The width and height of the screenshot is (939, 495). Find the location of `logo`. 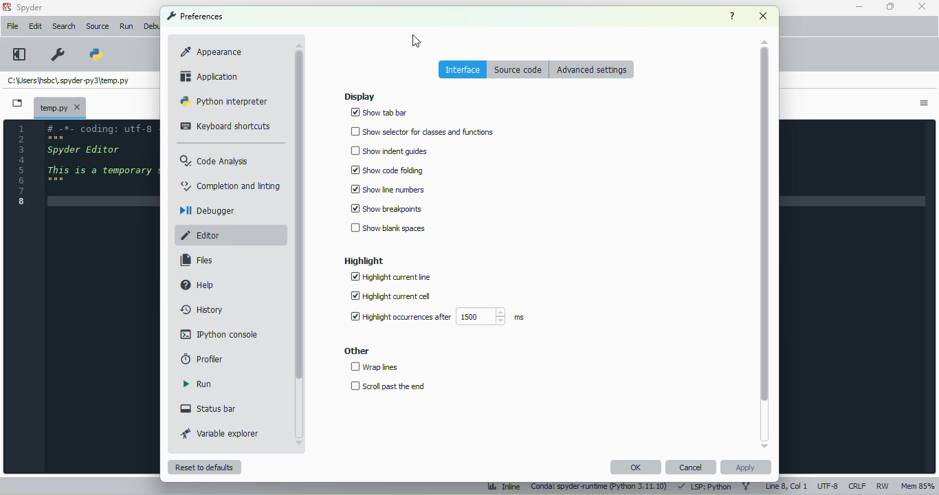

logo is located at coordinates (6, 7).